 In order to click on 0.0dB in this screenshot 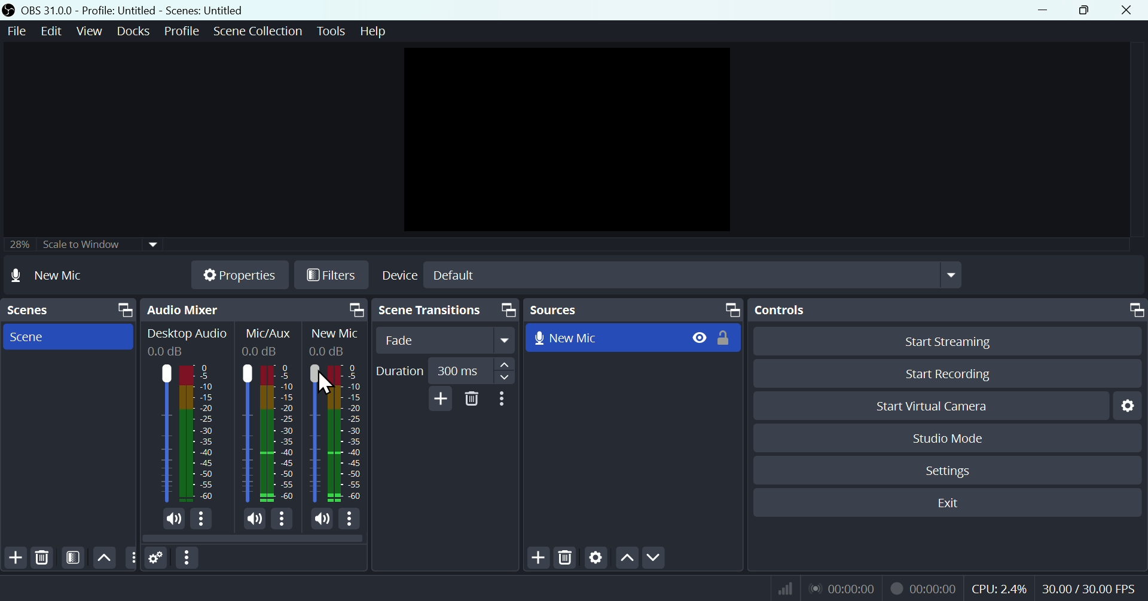, I will do `click(167, 352)`.